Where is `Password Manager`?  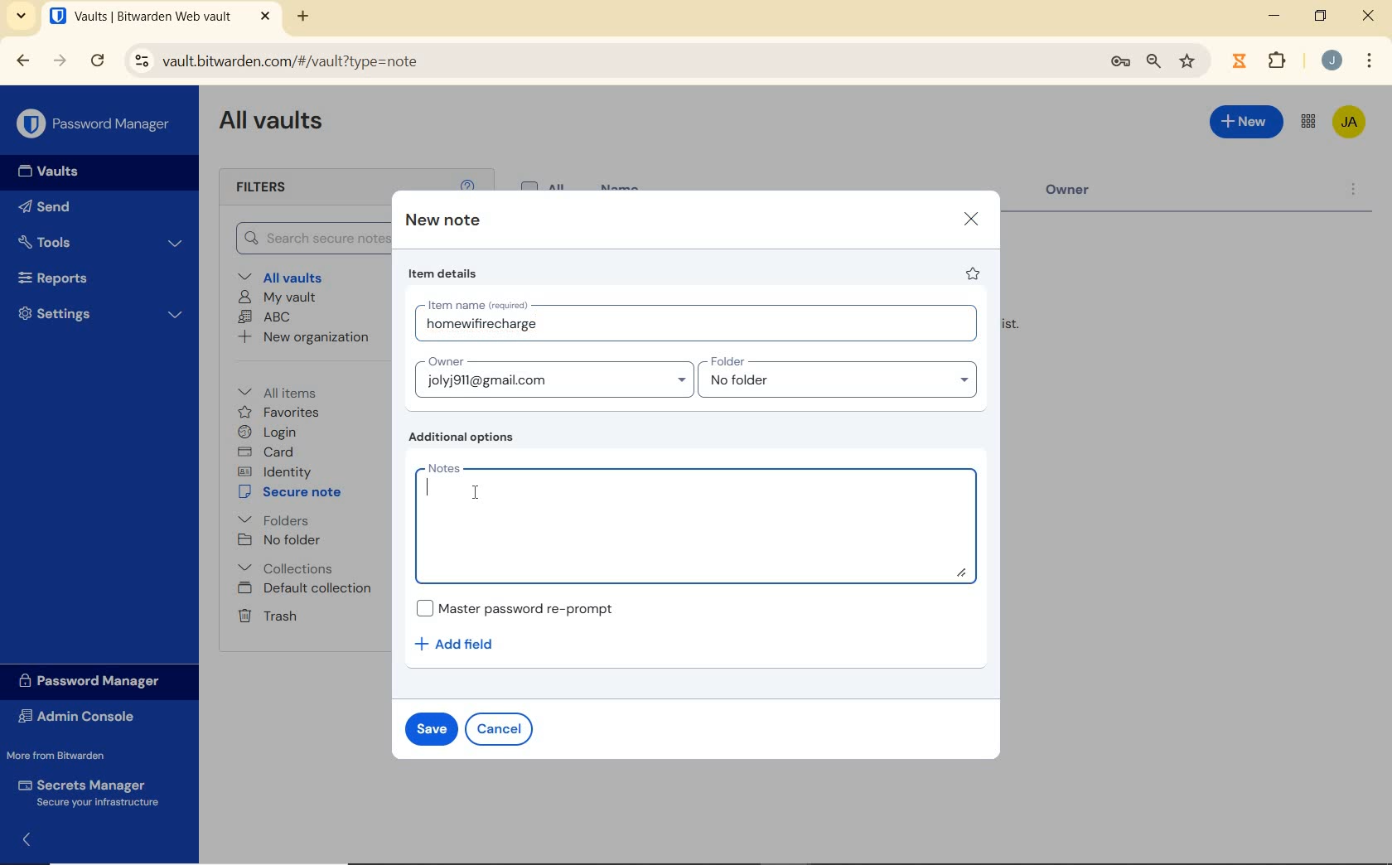 Password Manager is located at coordinates (94, 124).